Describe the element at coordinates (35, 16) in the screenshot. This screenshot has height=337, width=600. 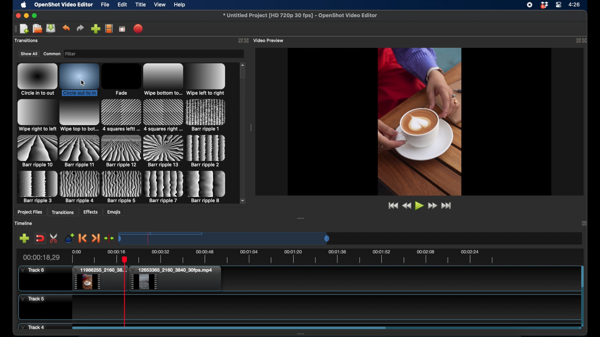
I see `maximize` at that location.